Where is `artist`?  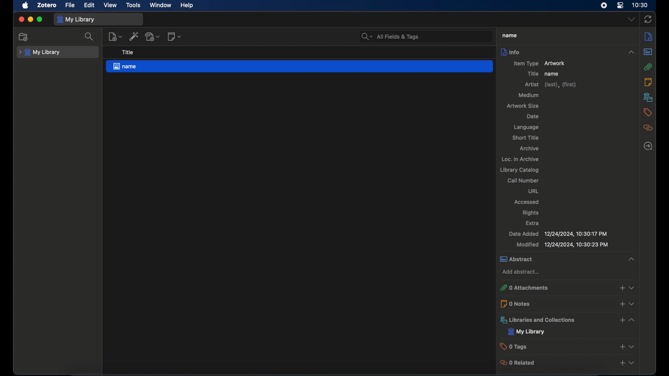
artist is located at coordinates (551, 85).